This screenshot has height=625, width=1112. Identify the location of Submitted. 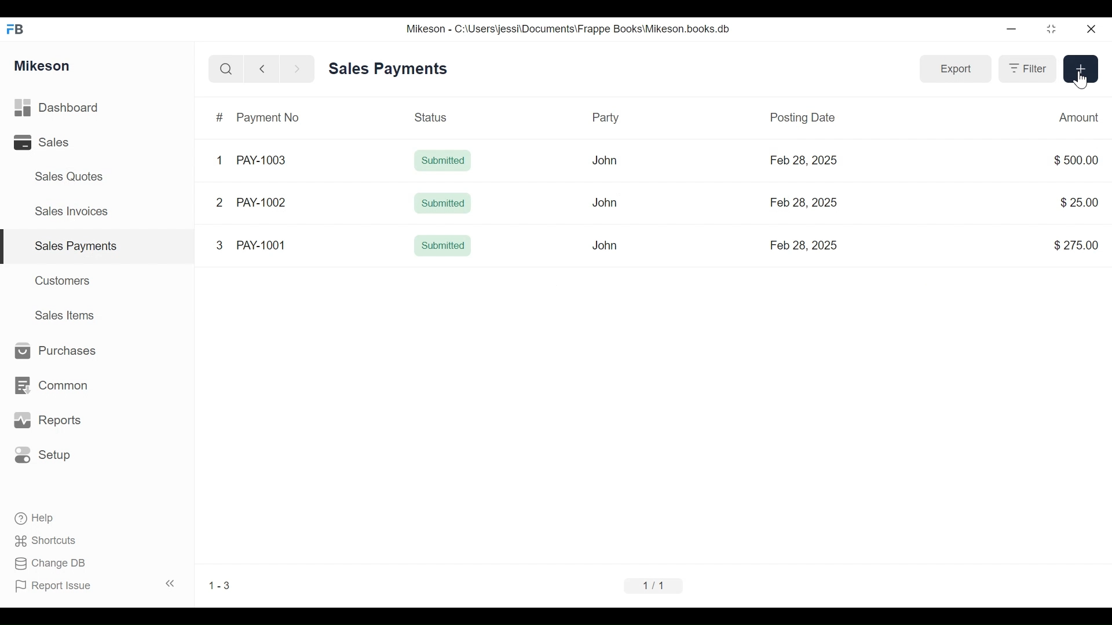
(444, 247).